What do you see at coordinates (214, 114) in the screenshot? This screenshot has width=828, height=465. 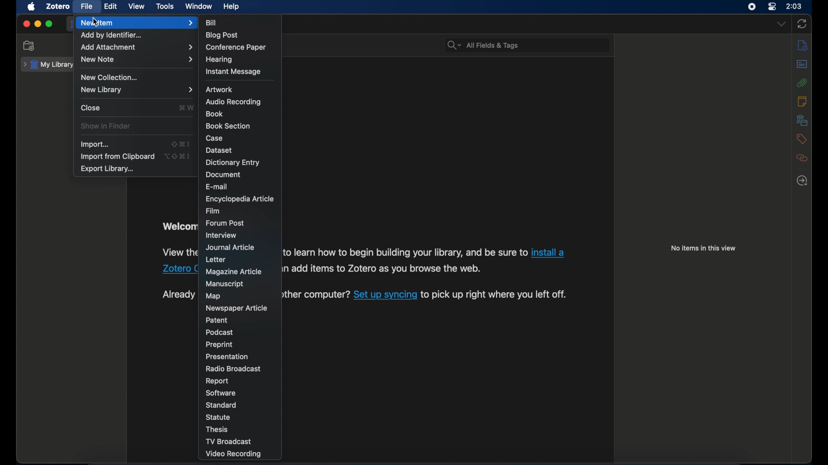 I see `book` at bounding box center [214, 114].